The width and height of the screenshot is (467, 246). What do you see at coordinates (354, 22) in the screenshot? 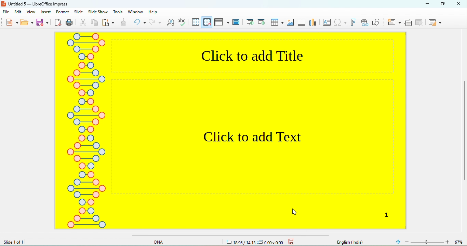
I see `fontwork text` at bounding box center [354, 22].